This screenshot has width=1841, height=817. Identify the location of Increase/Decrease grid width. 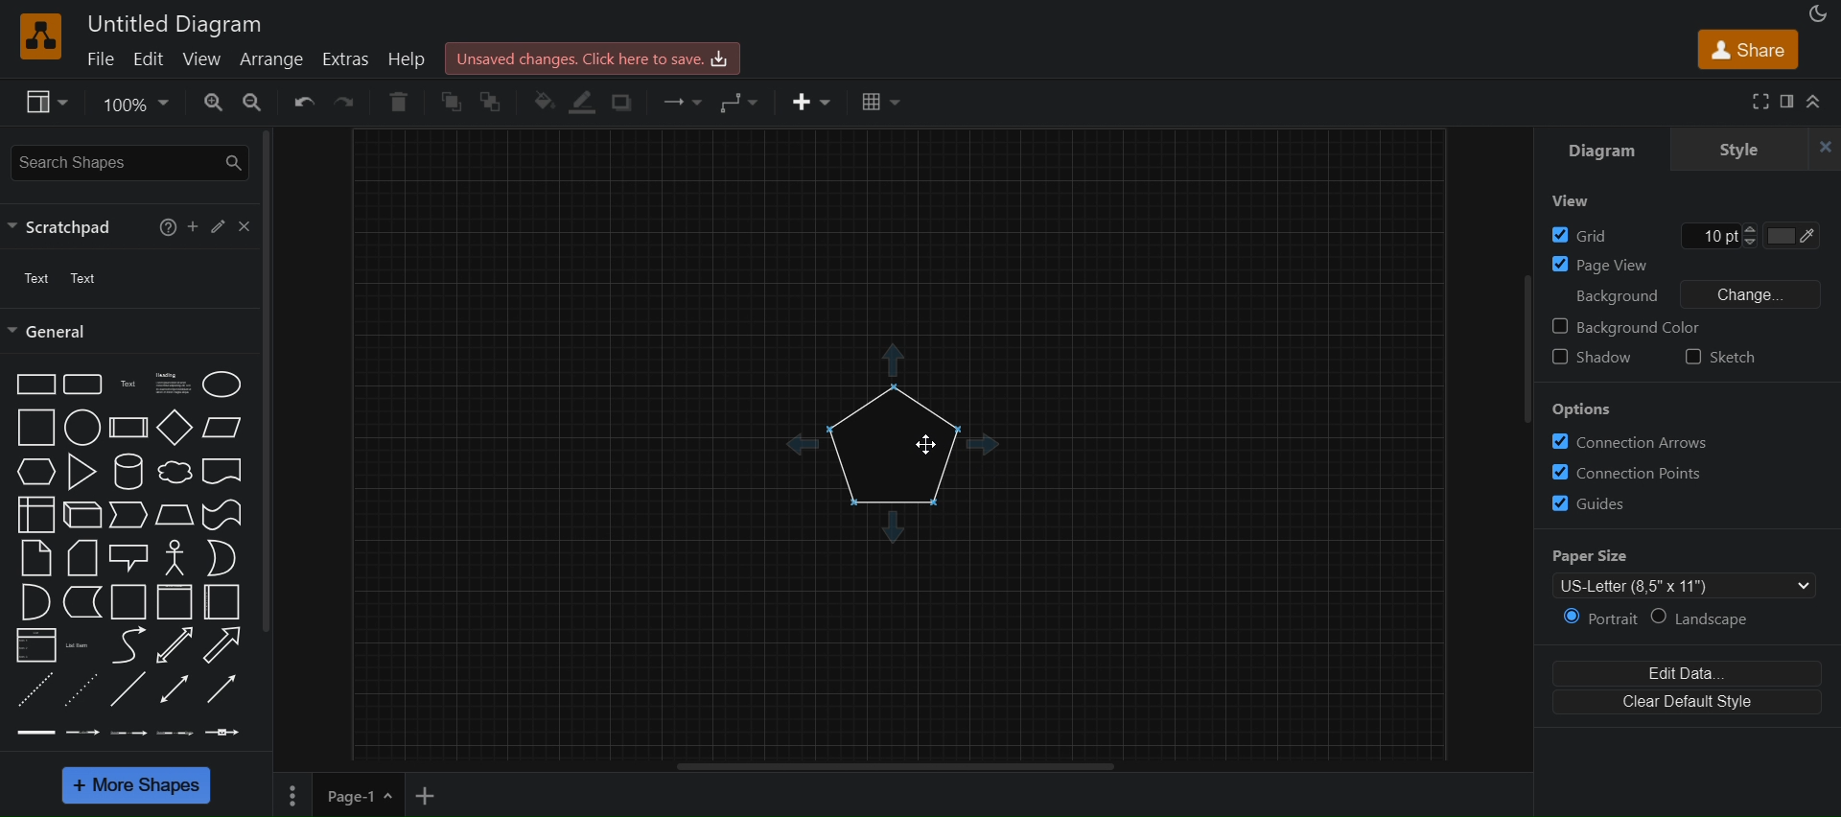
(1750, 235).